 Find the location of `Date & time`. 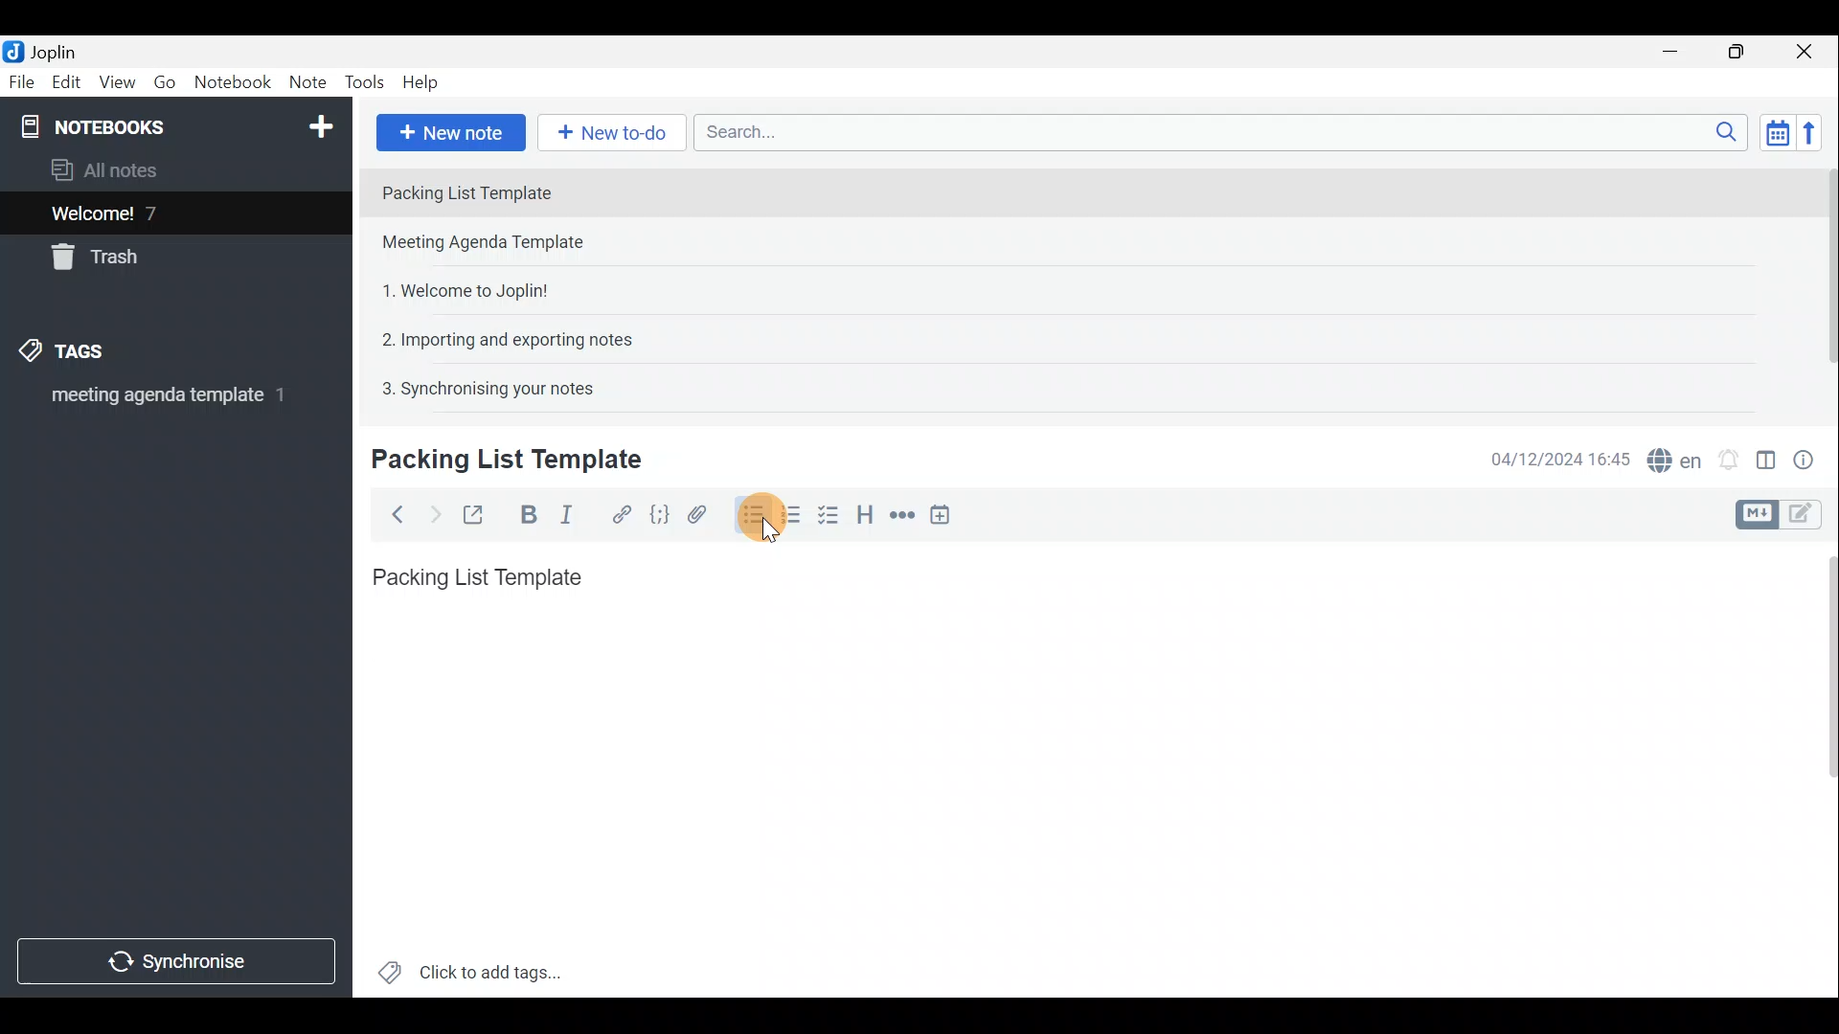

Date & time is located at coordinates (1560, 458).